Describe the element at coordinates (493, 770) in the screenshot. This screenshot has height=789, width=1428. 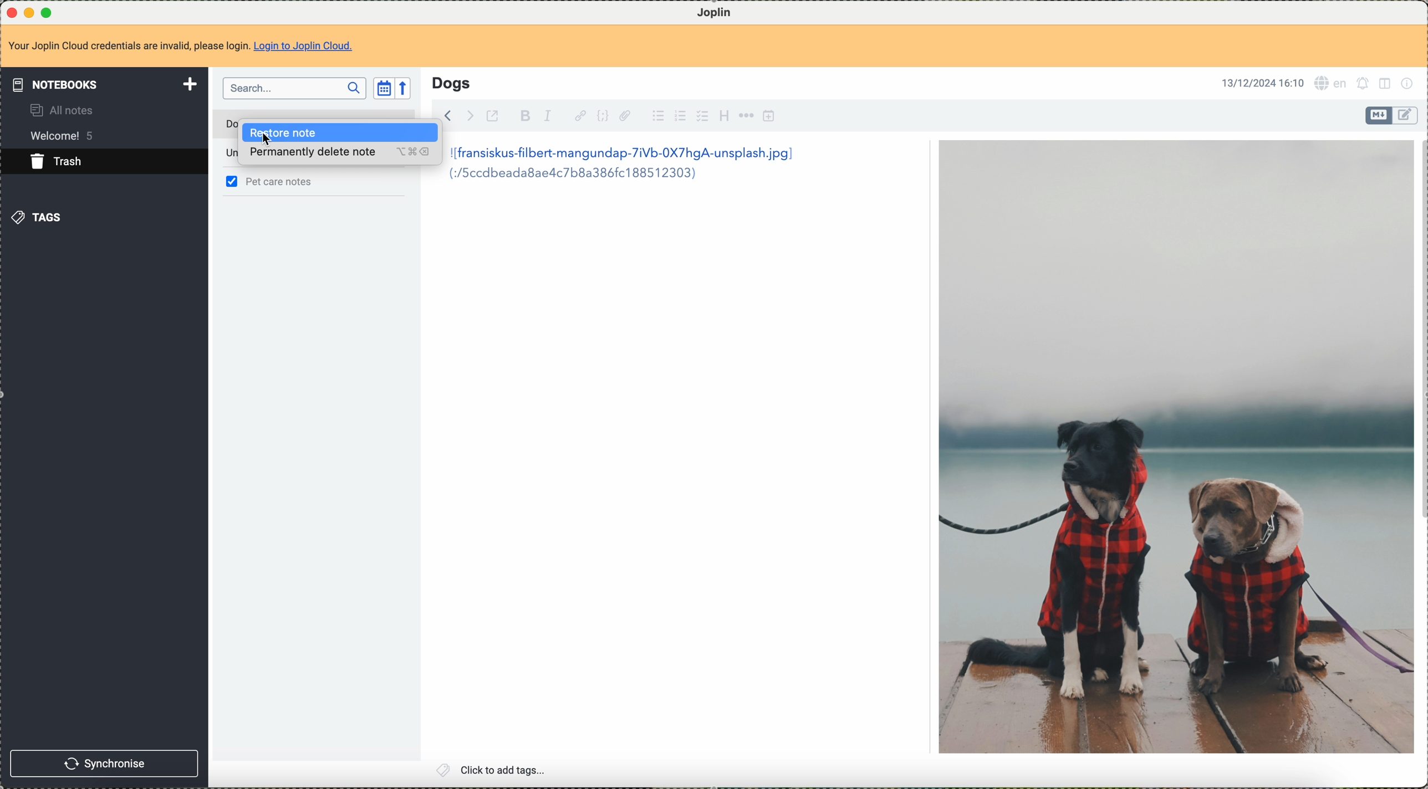
I see `click to add tags` at that location.